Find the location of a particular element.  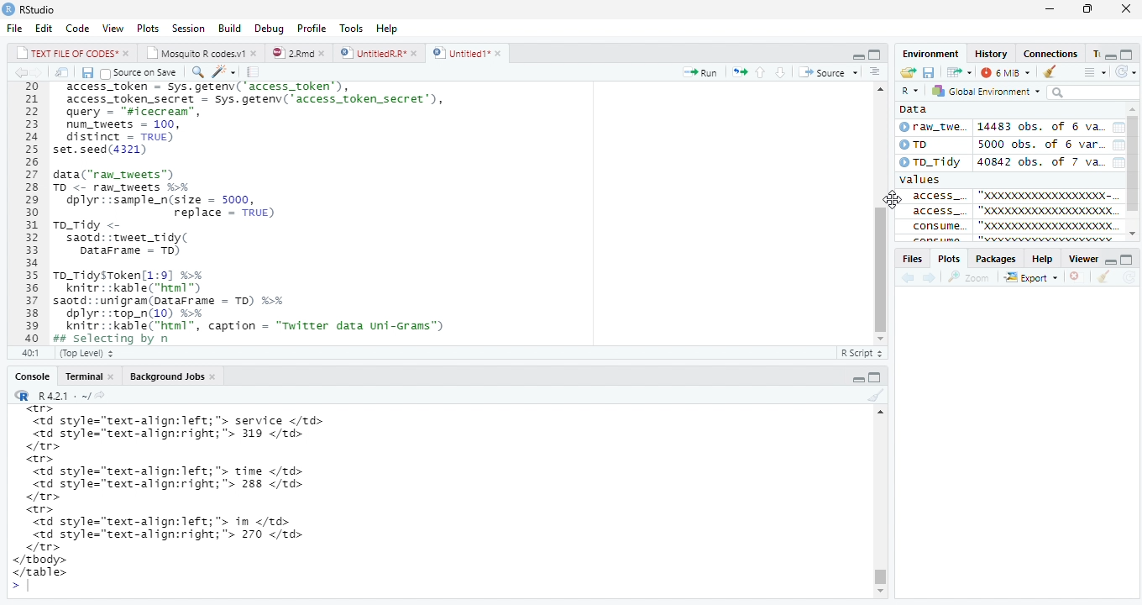

<tr>
<td style="text-align:left; "> service </td>
<td style="text-align:right;"> 319 </td>
</tr>
<tr>
<td style="text-align:left; "> time </td>
<td style="text-align:right;"> 288 </td>
</tr>
<tr>
<td style="text-align:left; "> in </td>
<td style="text-align:right;"> 270 </td>
</tr>

</tbody>

</table>

> is located at coordinates (203, 500).